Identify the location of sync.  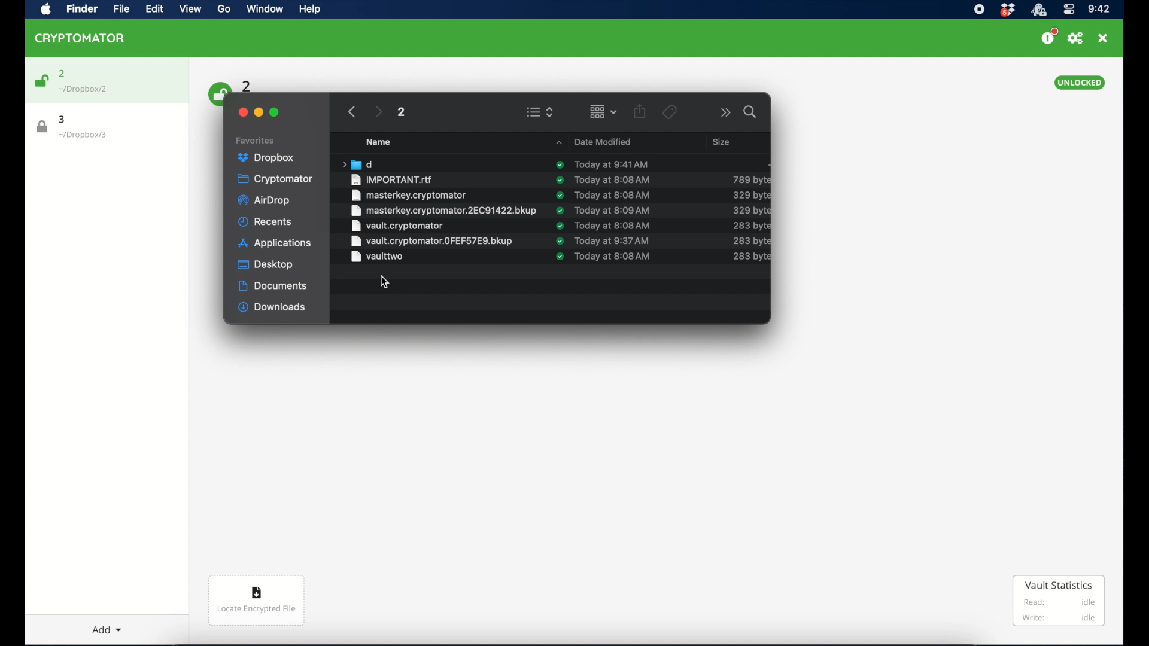
(558, 257).